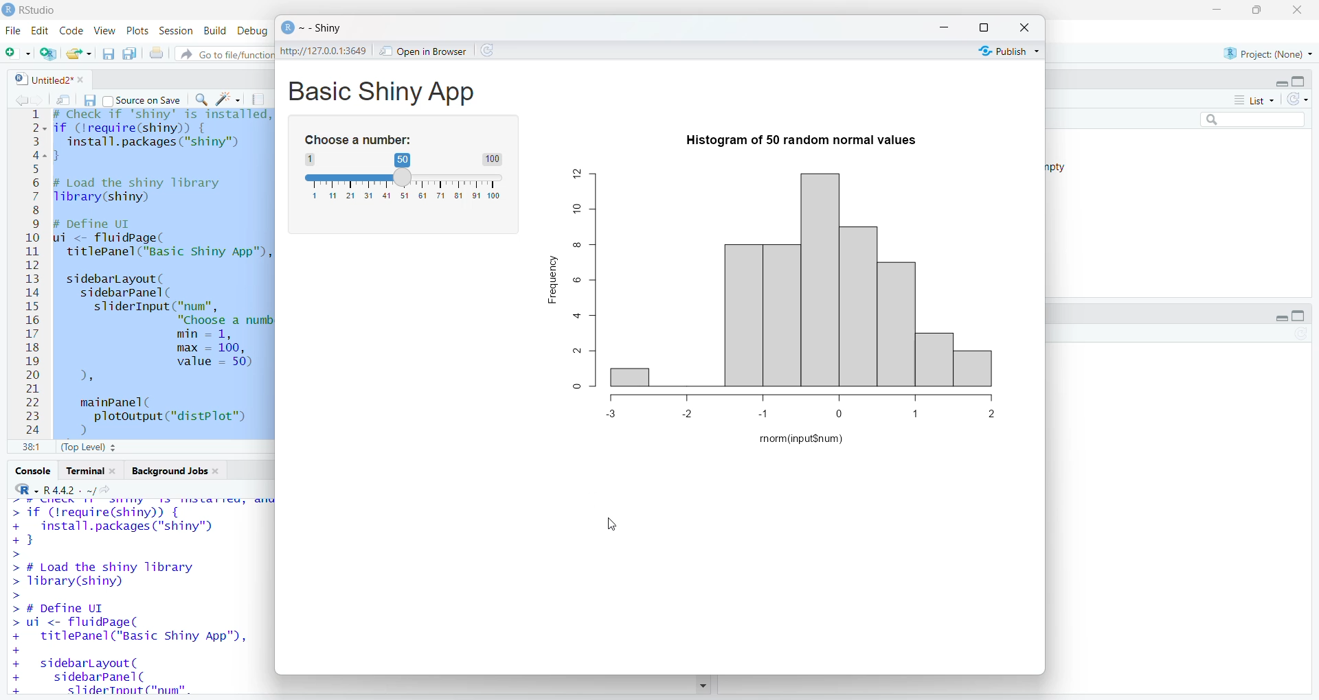  I want to click on maximize, so click(1300, 316).